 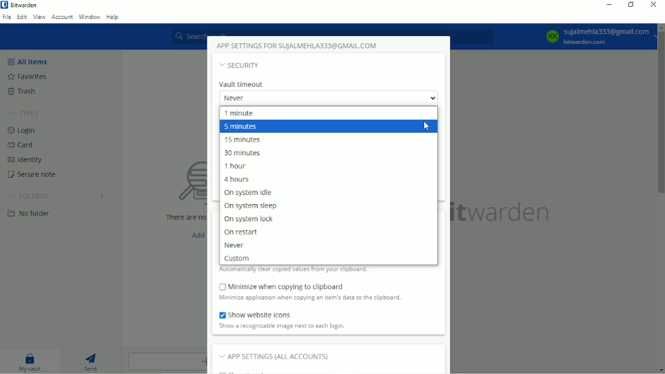 I want to click on Automatically clear clipboard values from your clipboard., so click(x=295, y=270).